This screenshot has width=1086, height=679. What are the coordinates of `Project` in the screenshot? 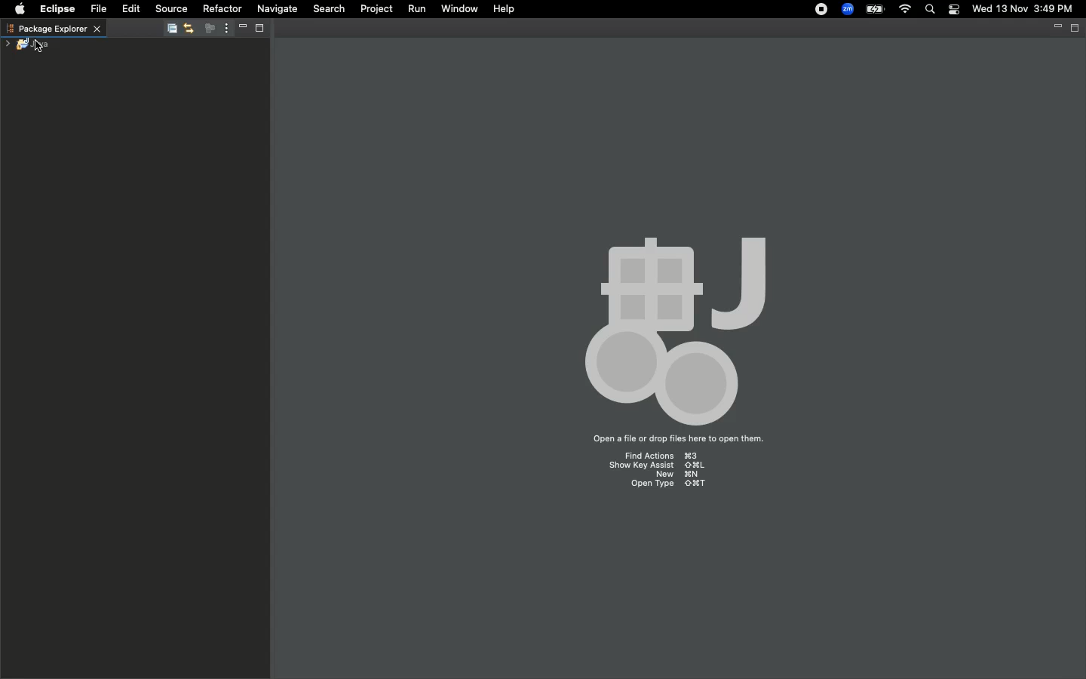 It's located at (377, 10).